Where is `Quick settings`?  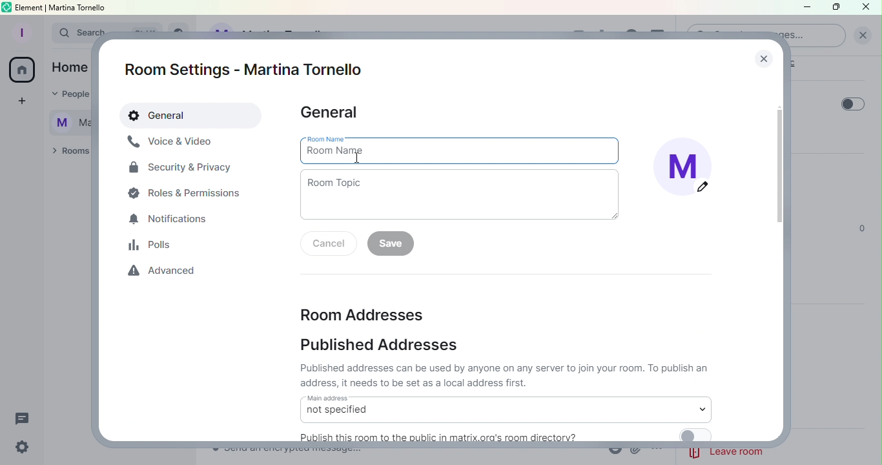
Quick settings is located at coordinates (20, 448).